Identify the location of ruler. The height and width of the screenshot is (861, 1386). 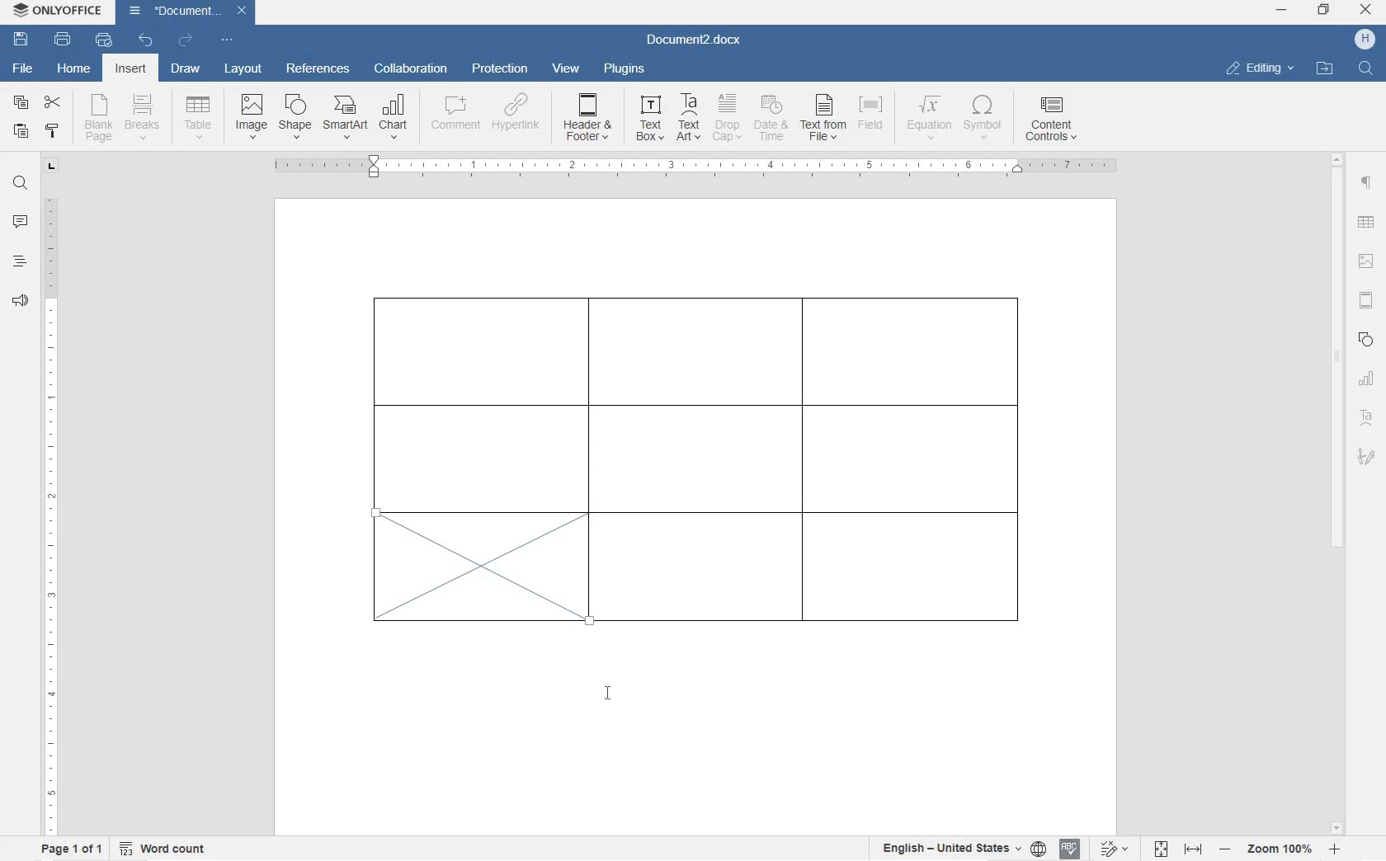
(50, 510).